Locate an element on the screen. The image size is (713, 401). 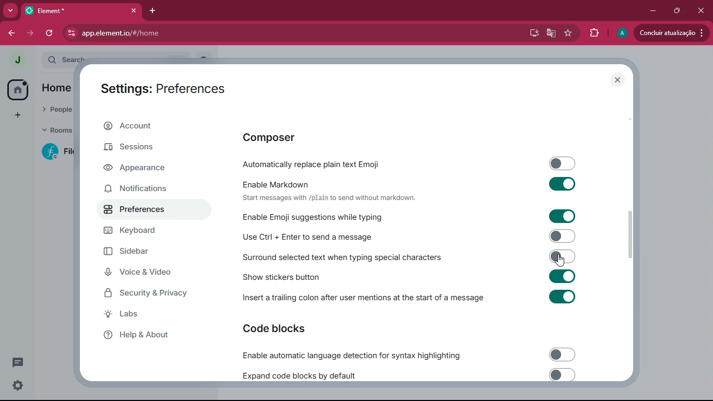
appearance is located at coordinates (140, 170).